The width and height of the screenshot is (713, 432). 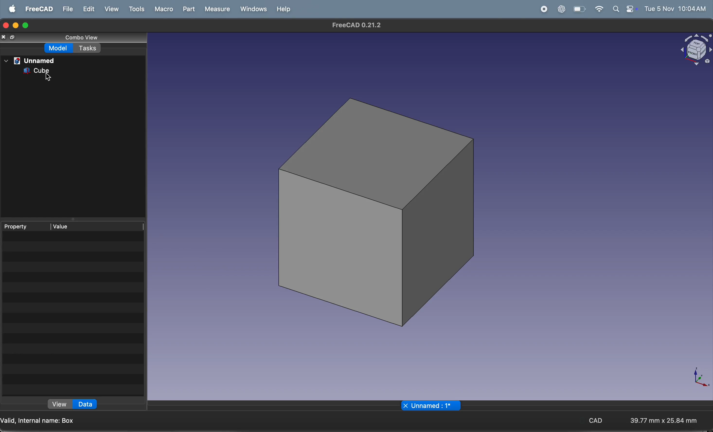 I want to click on record, so click(x=542, y=8).